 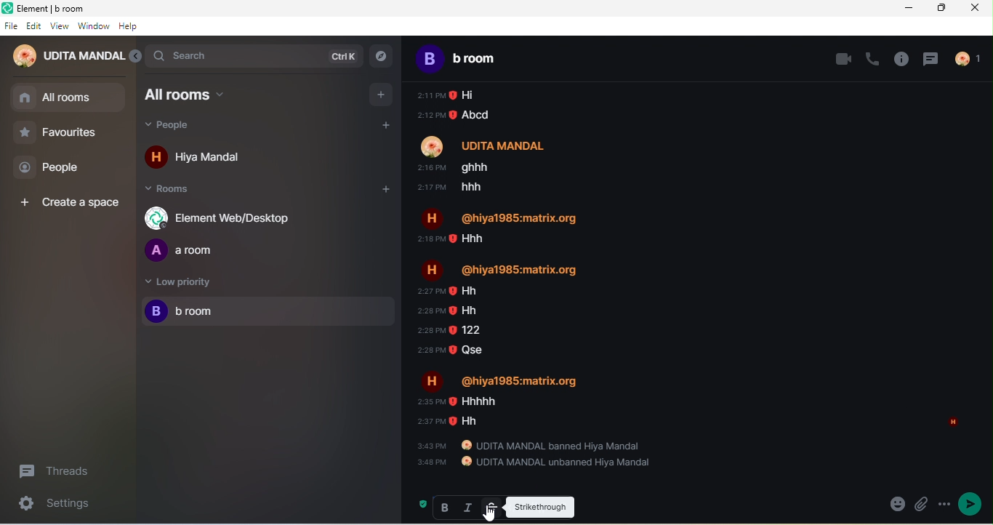 What do you see at coordinates (174, 191) in the screenshot?
I see `rooms` at bounding box center [174, 191].